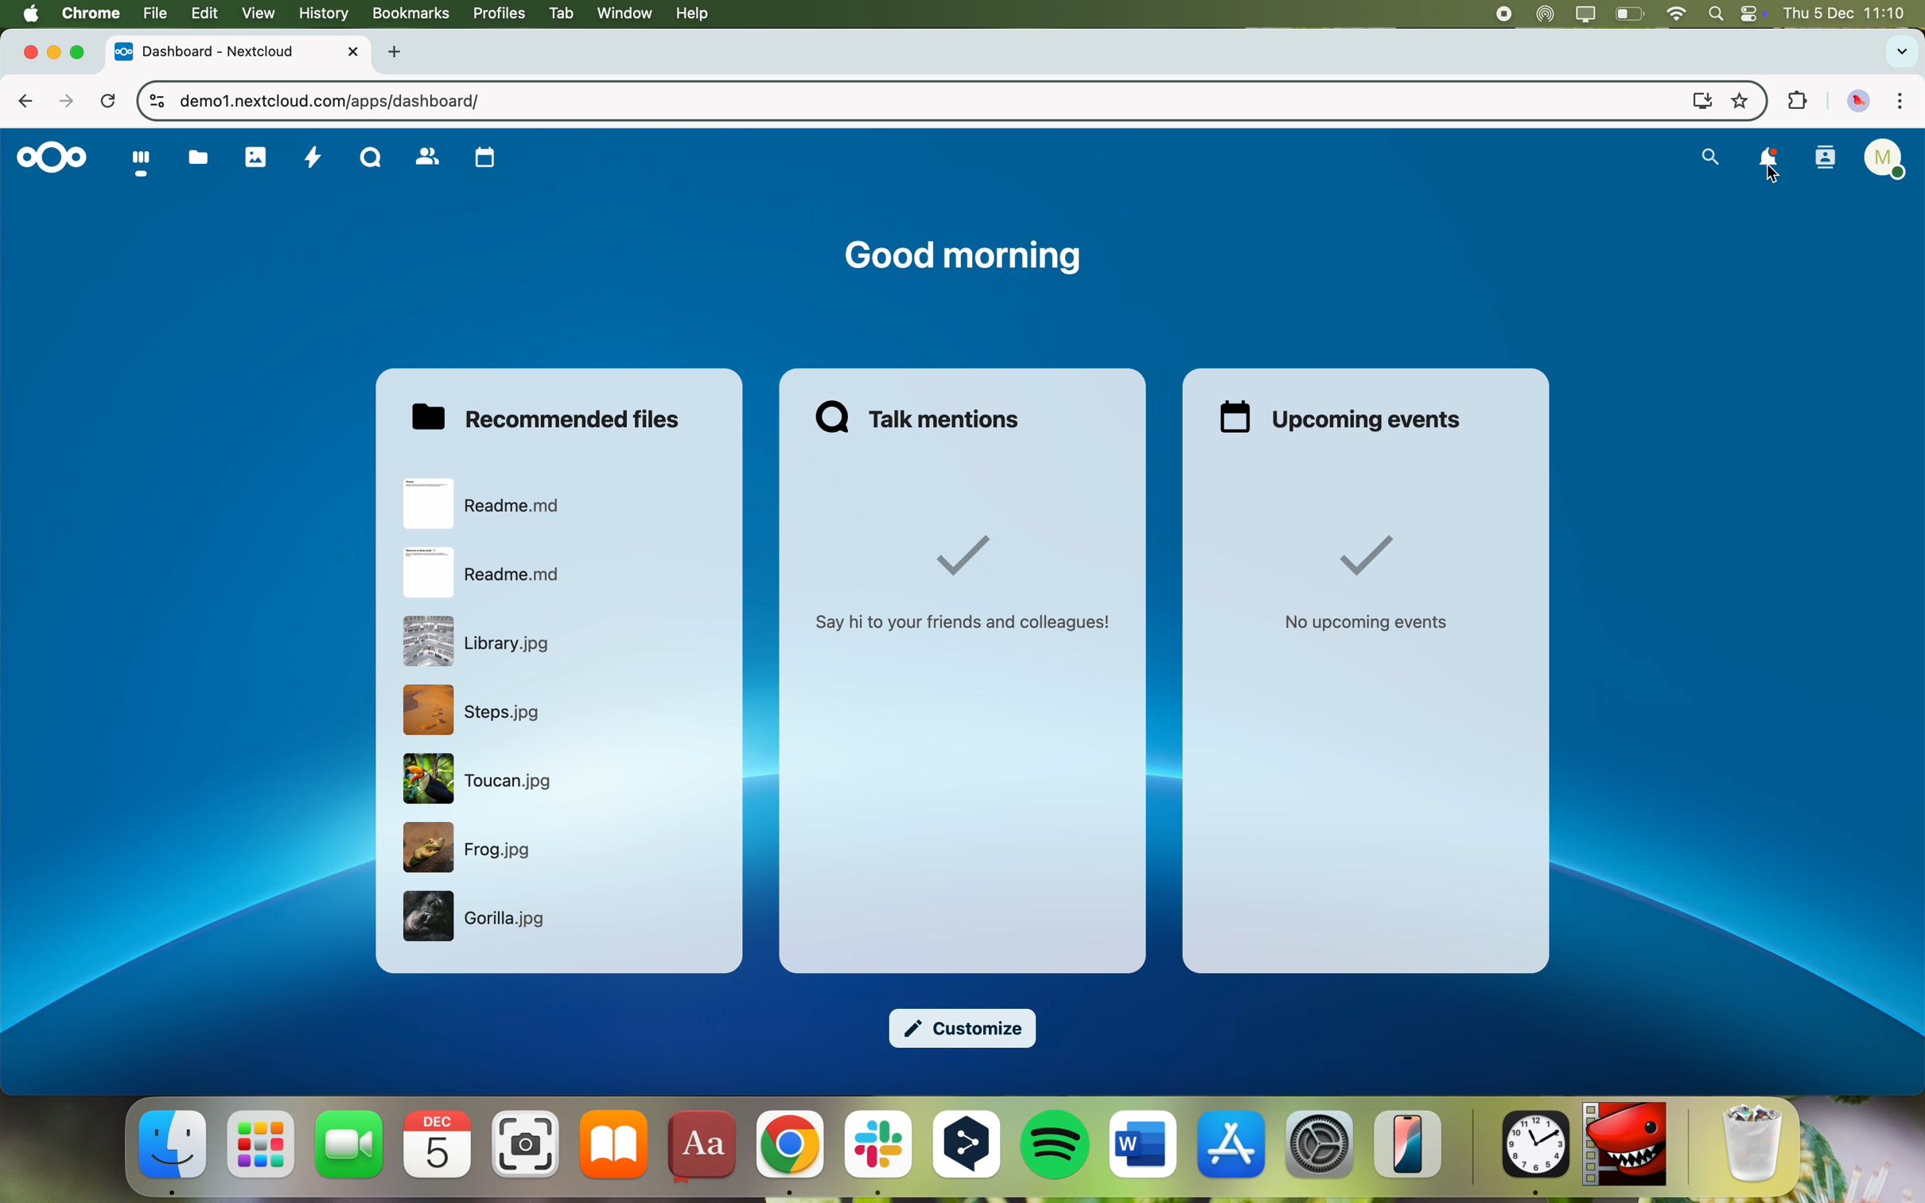 The width and height of the screenshot is (1925, 1203). What do you see at coordinates (1344, 417) in the screenshot?
I see `upcoming events` at bounding box center [1344, 417].